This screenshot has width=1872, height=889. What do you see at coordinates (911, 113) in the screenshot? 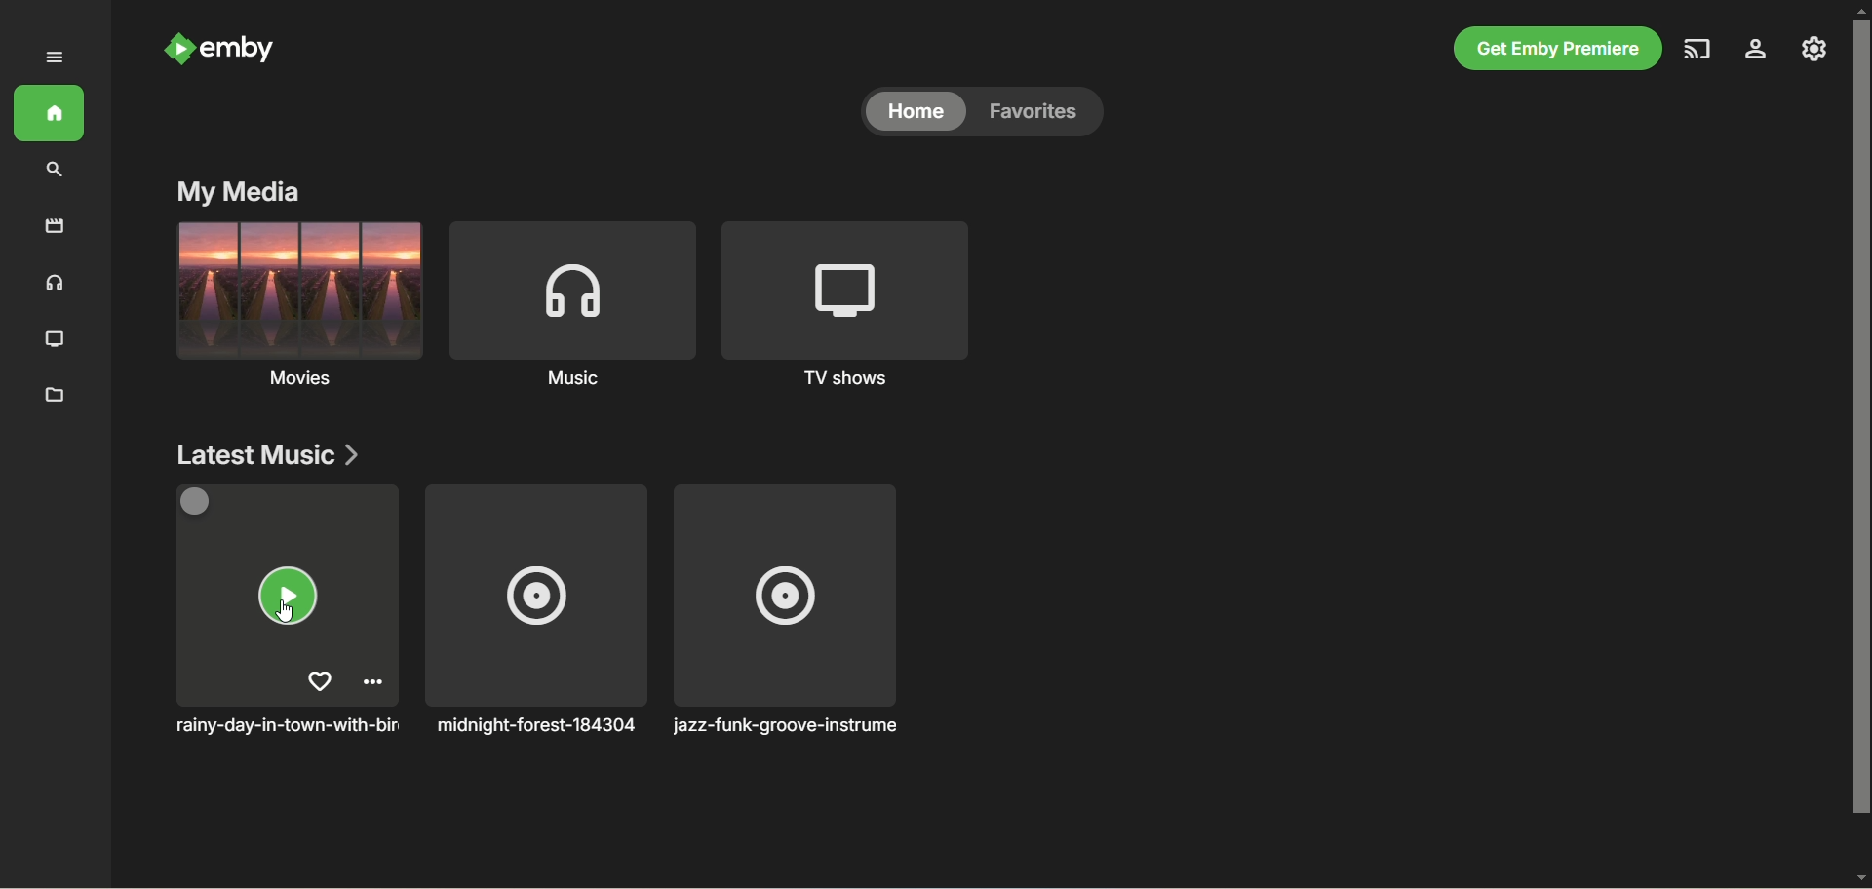
I see `home` at bounding box center [911, 113].